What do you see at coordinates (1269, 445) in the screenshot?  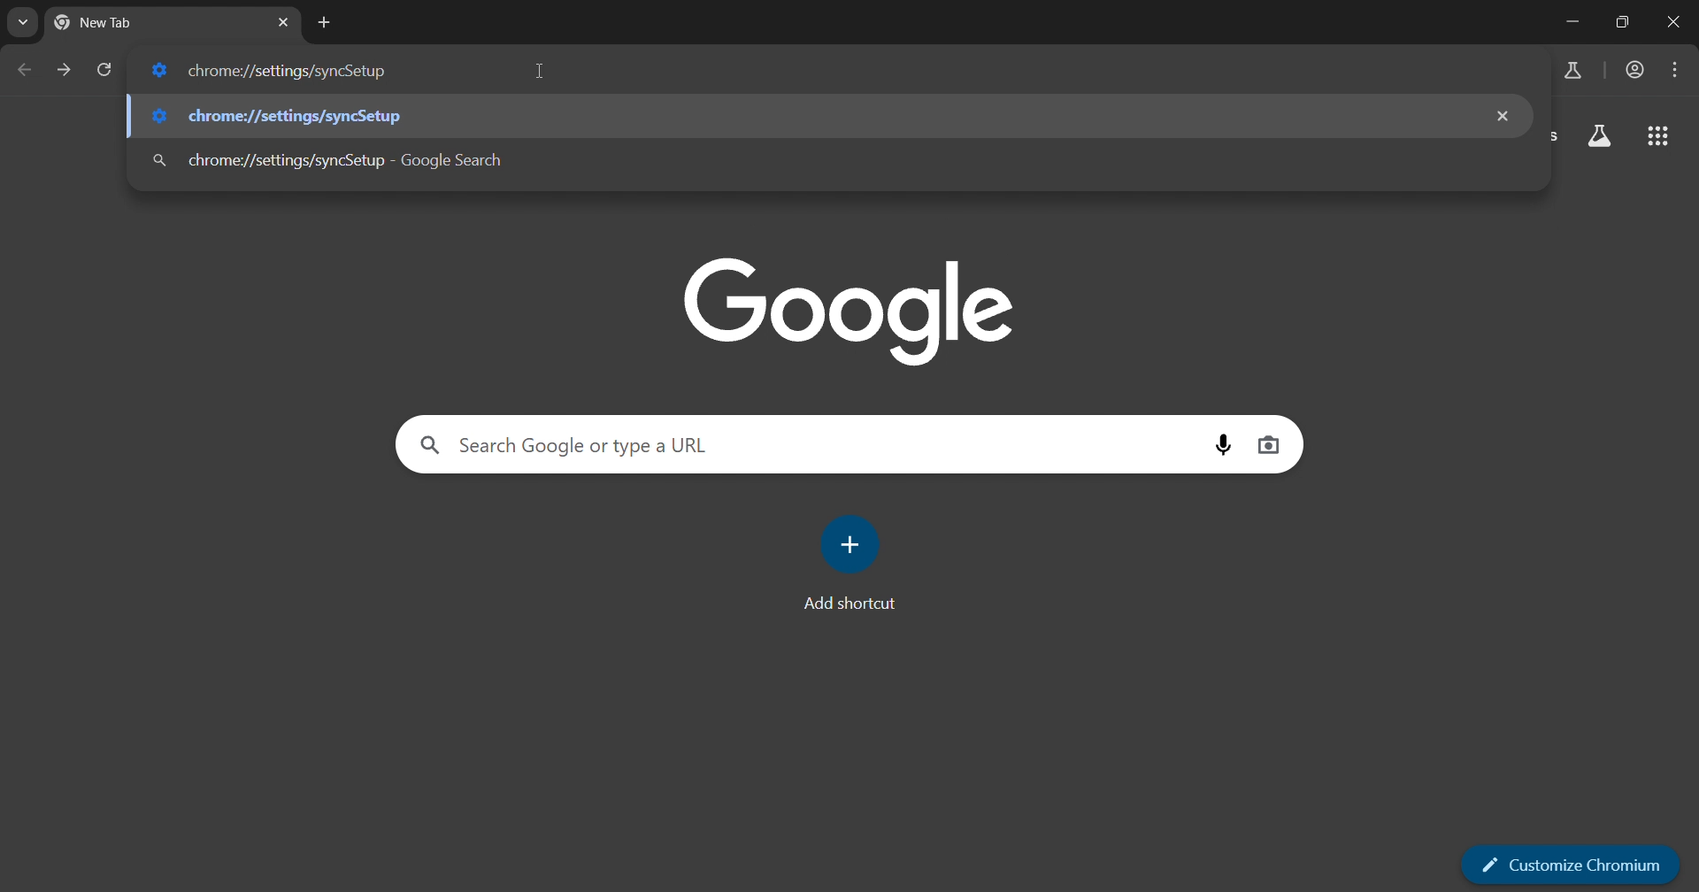 I see `image search` at bounding box center [1269, 445].